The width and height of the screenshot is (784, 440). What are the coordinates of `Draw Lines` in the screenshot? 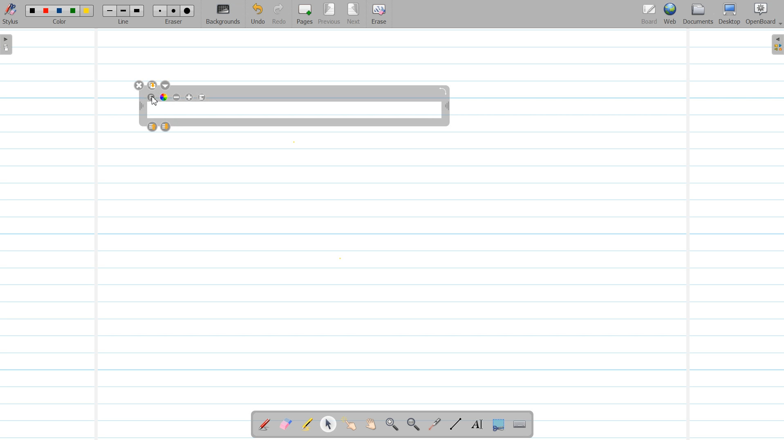 It's located at (455, 424).